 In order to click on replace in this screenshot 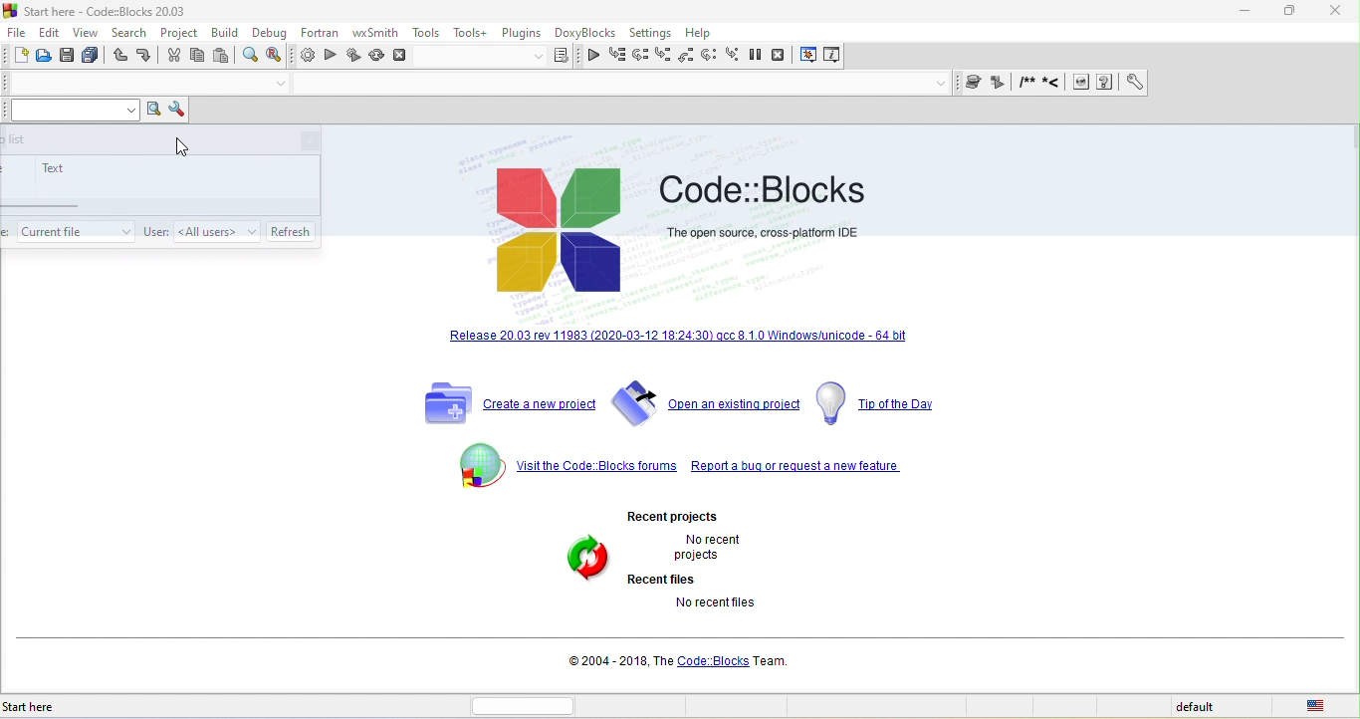, I will do `click(280, 57)`.